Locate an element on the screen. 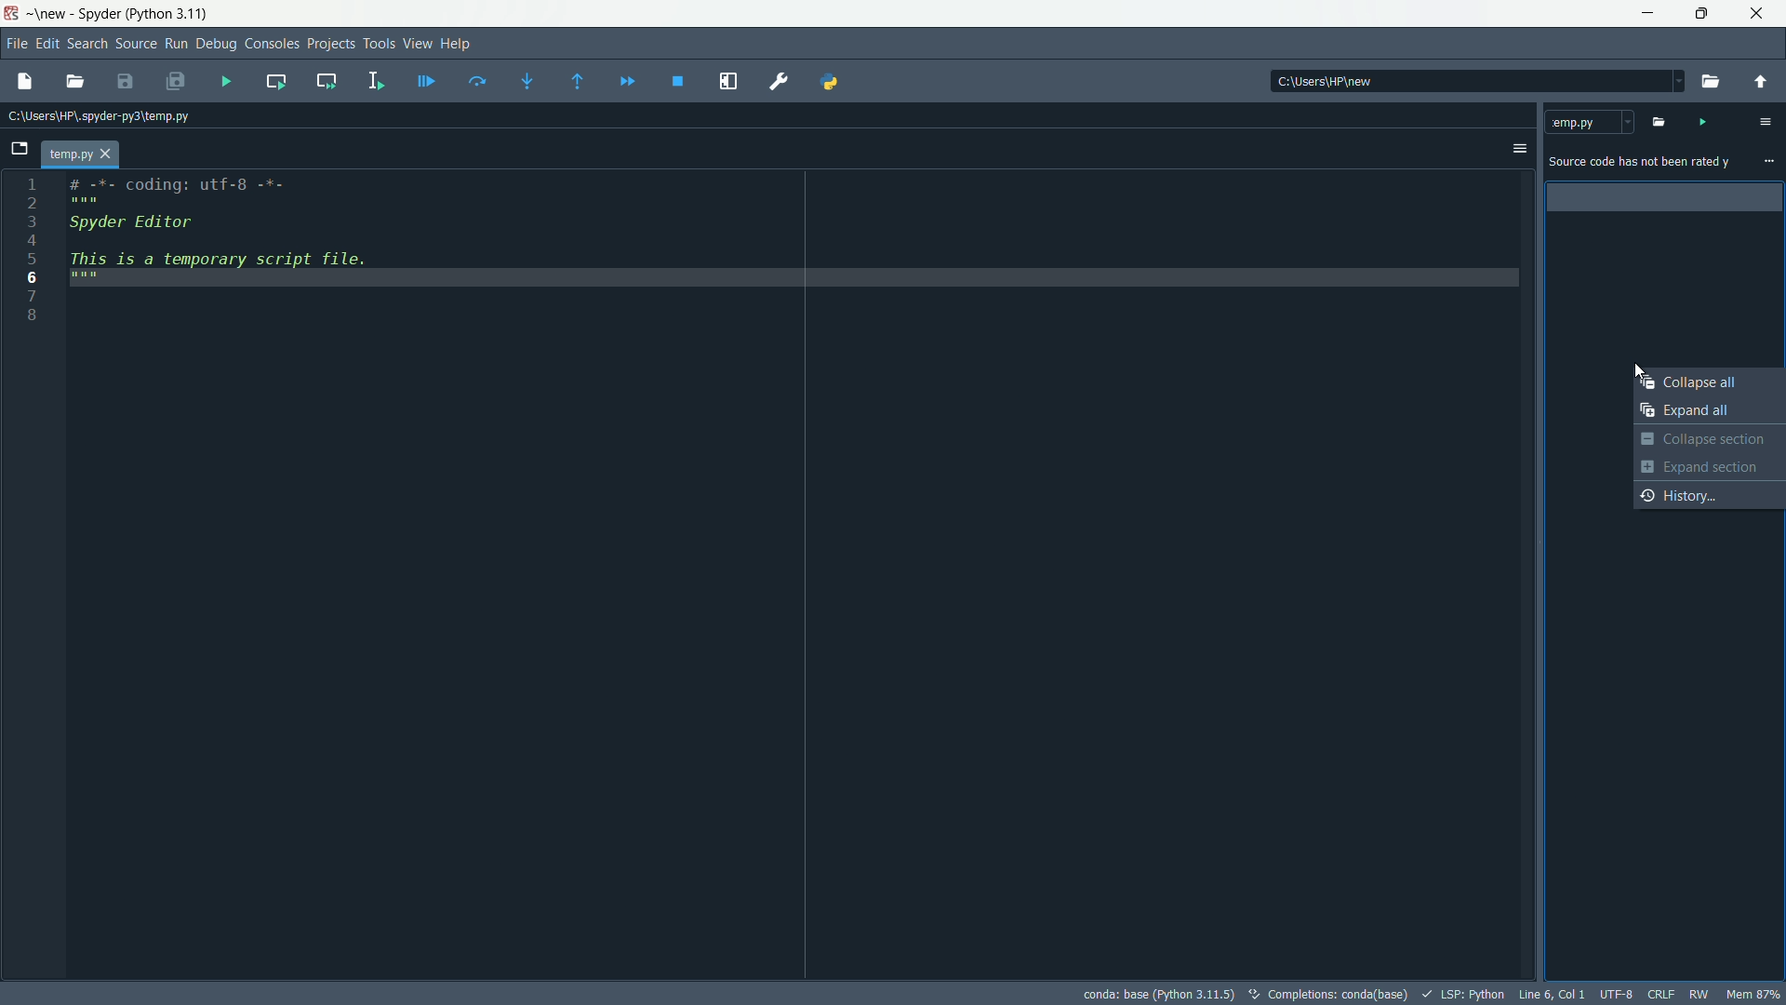 The height and width of the screenshot is (1005, 1786). browse tabs is located at coordinates (19, 149).